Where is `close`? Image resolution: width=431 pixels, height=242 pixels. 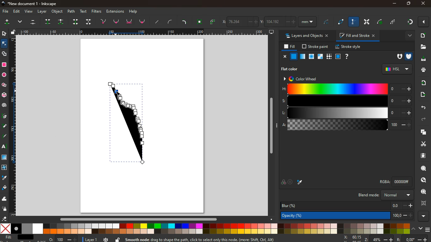
close is located at coordinates (424, 22).